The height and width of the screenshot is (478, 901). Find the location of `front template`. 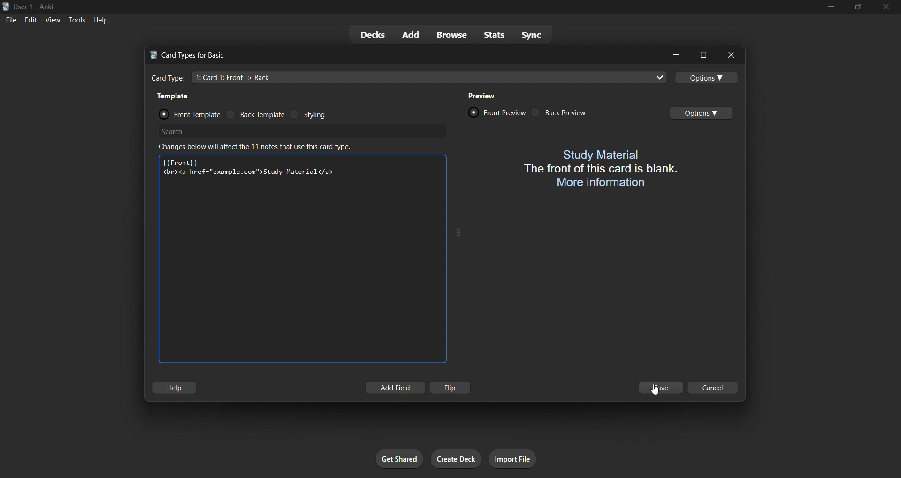

front template is located at coordinates (185, 112).